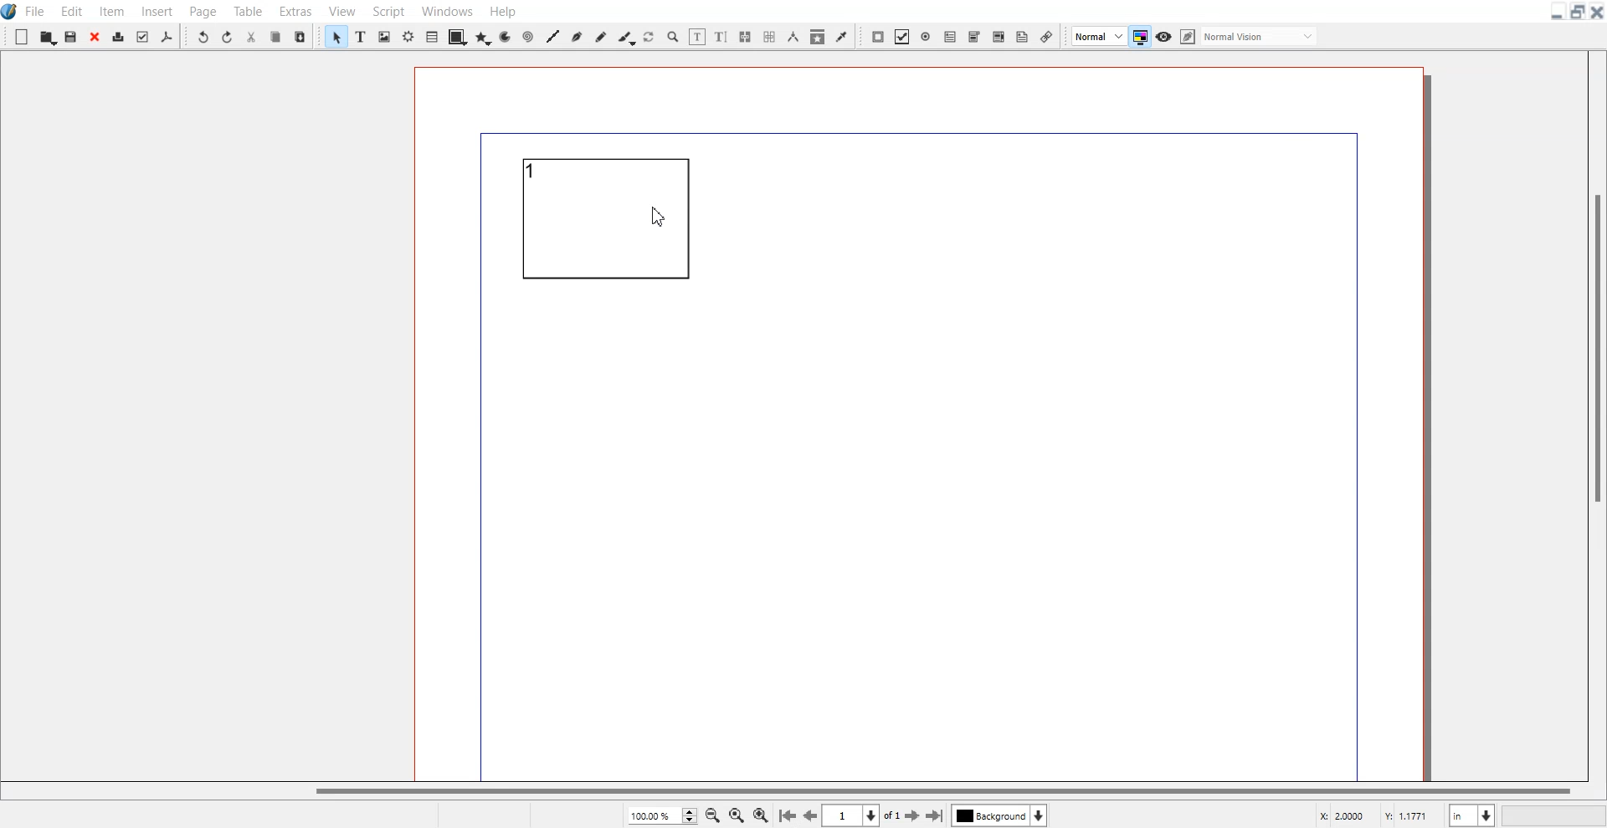 Image resolution: width=1607 pixels, height=828 pixels. What do you see at coordinates (926, 37) in the screenshot?
I see `PDF Radio Button` at bounding box center [926, 37].